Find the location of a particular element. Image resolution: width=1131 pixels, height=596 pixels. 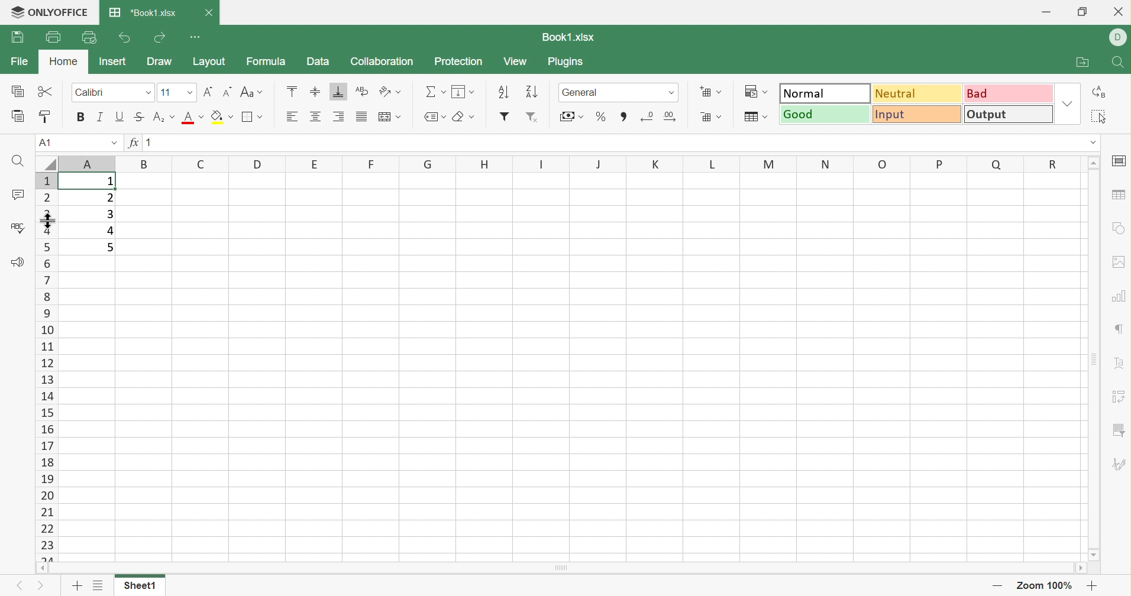

Scroll Bar is located at coordinates (564, 568).